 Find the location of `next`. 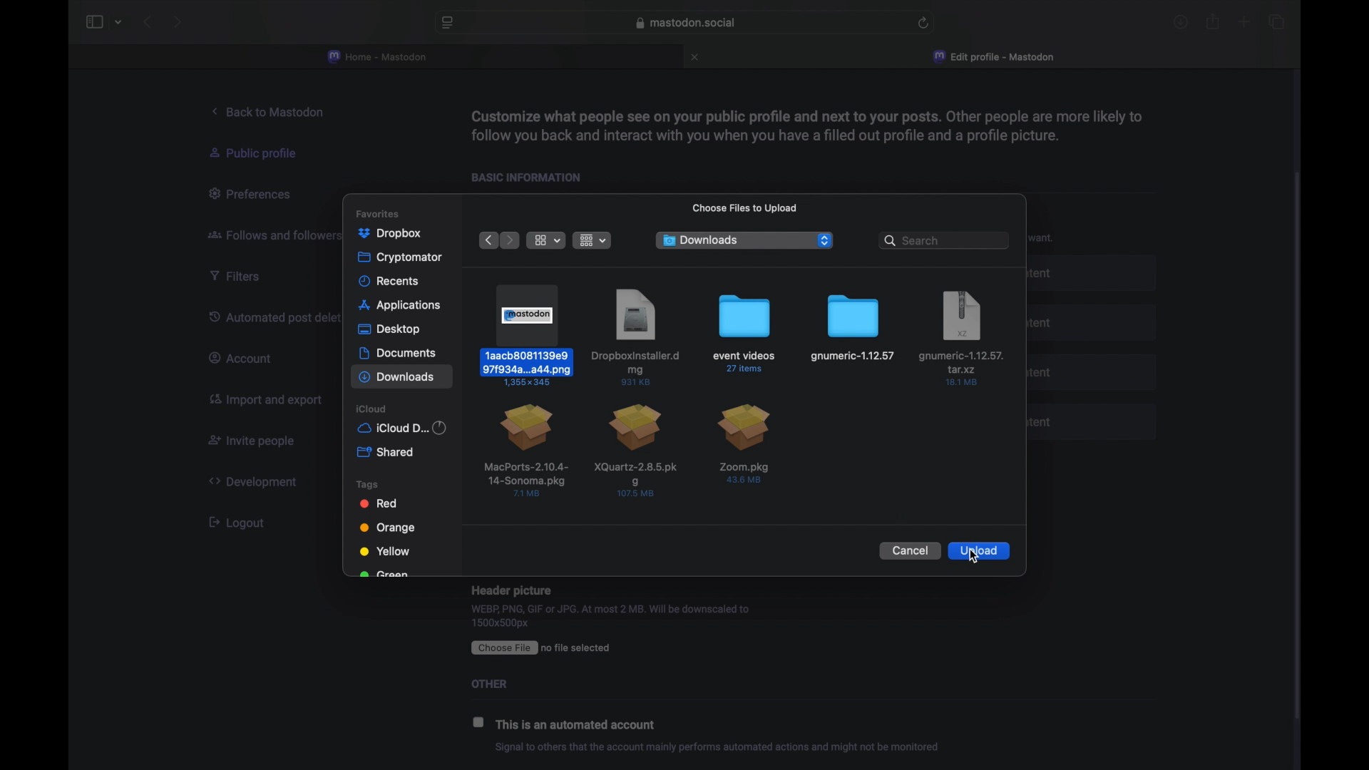

next is located at coordinates (177, 21).